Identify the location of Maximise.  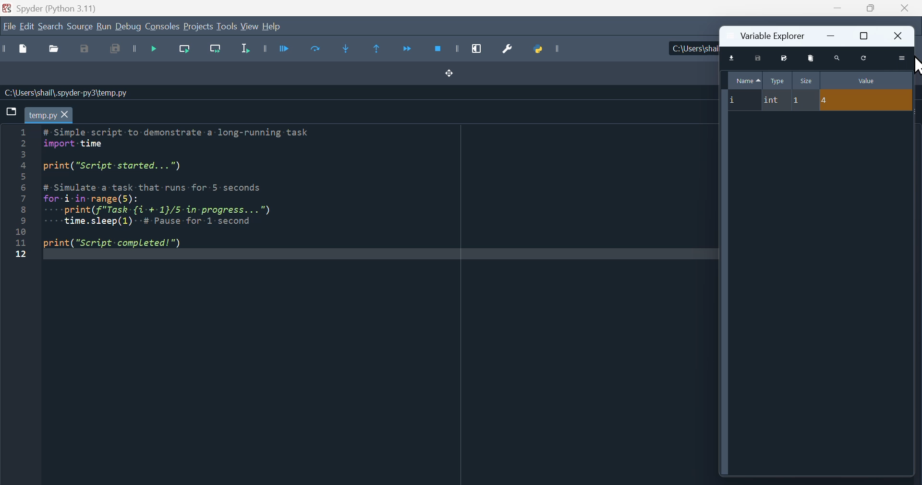
(868, 8).